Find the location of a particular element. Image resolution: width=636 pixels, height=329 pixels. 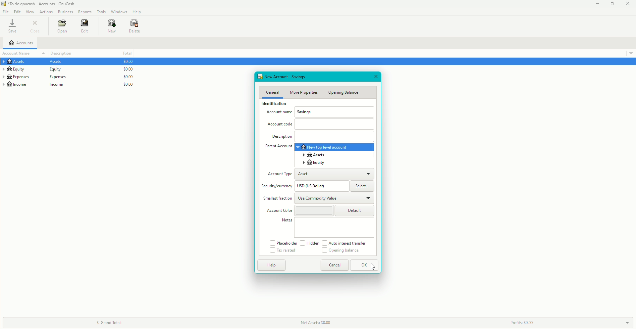

Identification is located at coordinates (272, 105).